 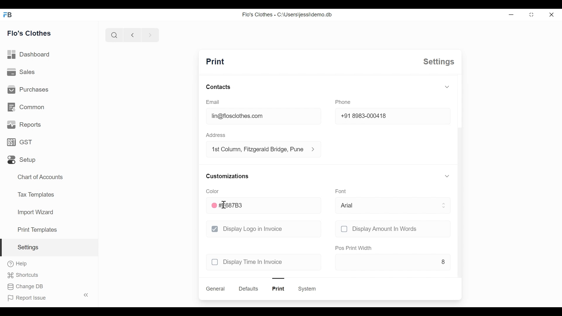 I want to click on 1st column, fitzgerald bridge, Pune, so click(x=257, y=149).